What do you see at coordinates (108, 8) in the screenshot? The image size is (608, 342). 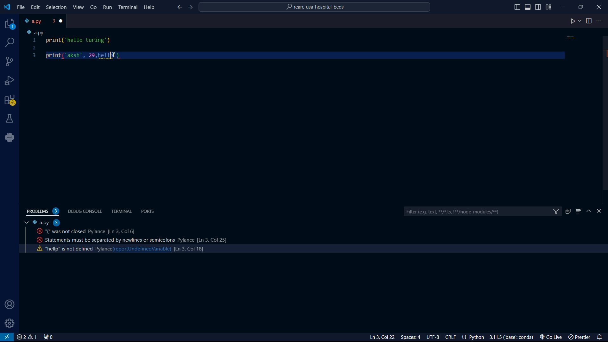 I see `Run` at bounding box center [108, 8].